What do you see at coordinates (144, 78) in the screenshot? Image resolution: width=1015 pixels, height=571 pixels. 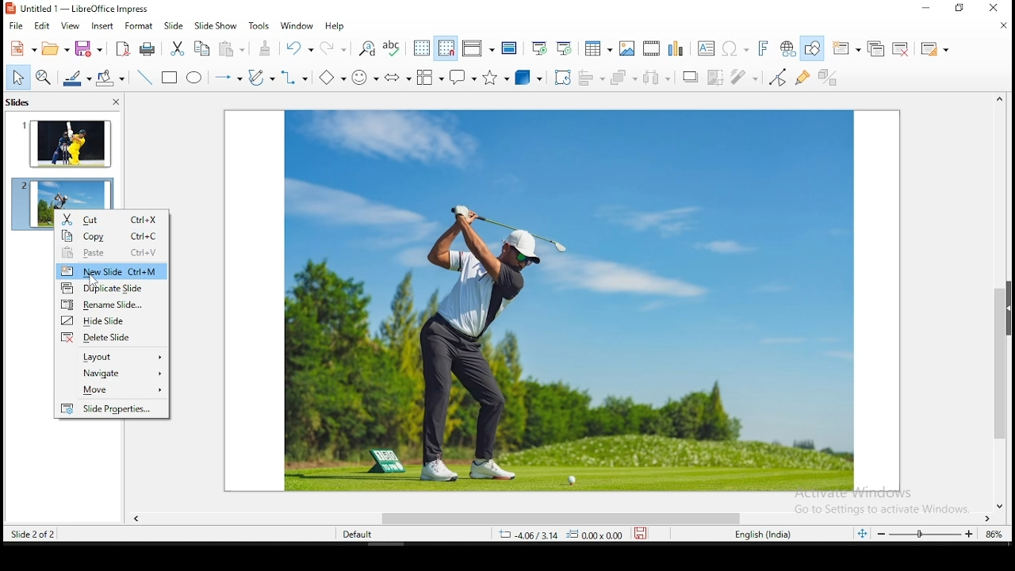 I see `line` at bounding box center [144, 78].